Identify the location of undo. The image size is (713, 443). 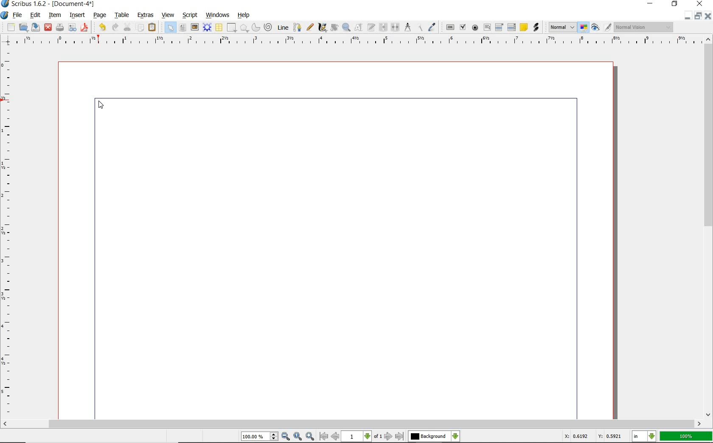
(101, 27).